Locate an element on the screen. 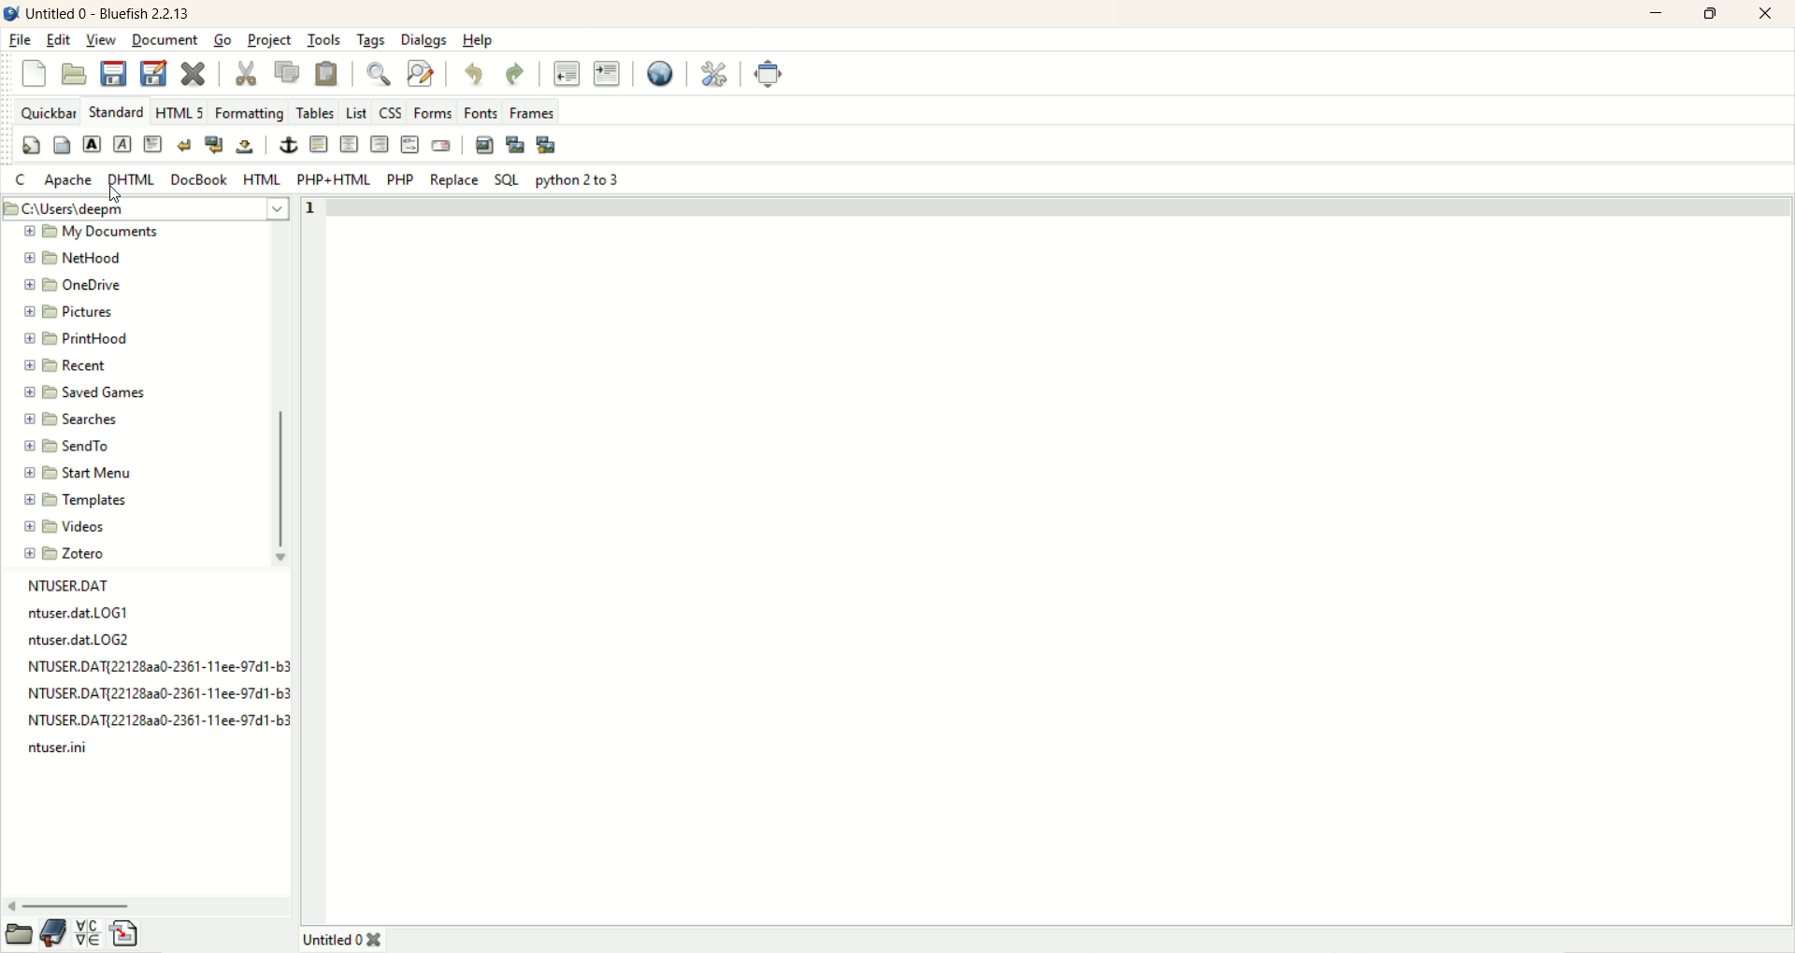 The image size is (1795, 953). searches is located at coordinates (71, 420).